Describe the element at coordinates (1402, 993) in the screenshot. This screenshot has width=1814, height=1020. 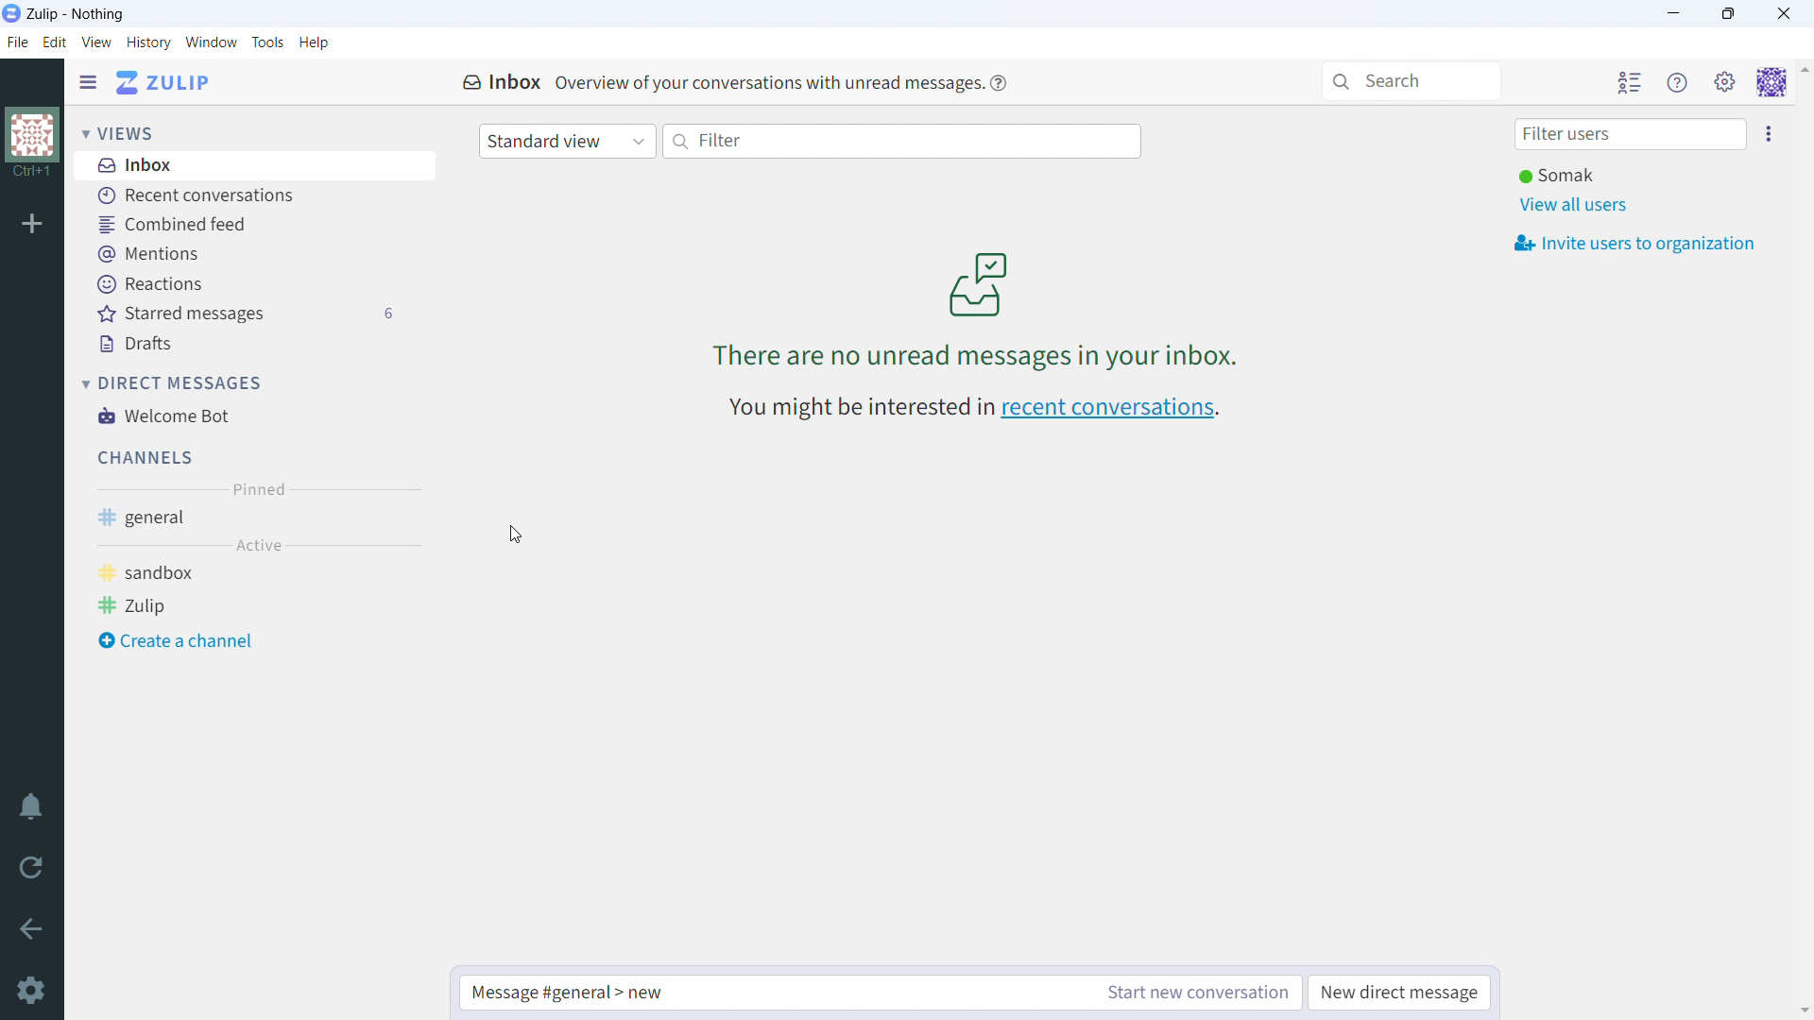
I see `new direct message` at that location.